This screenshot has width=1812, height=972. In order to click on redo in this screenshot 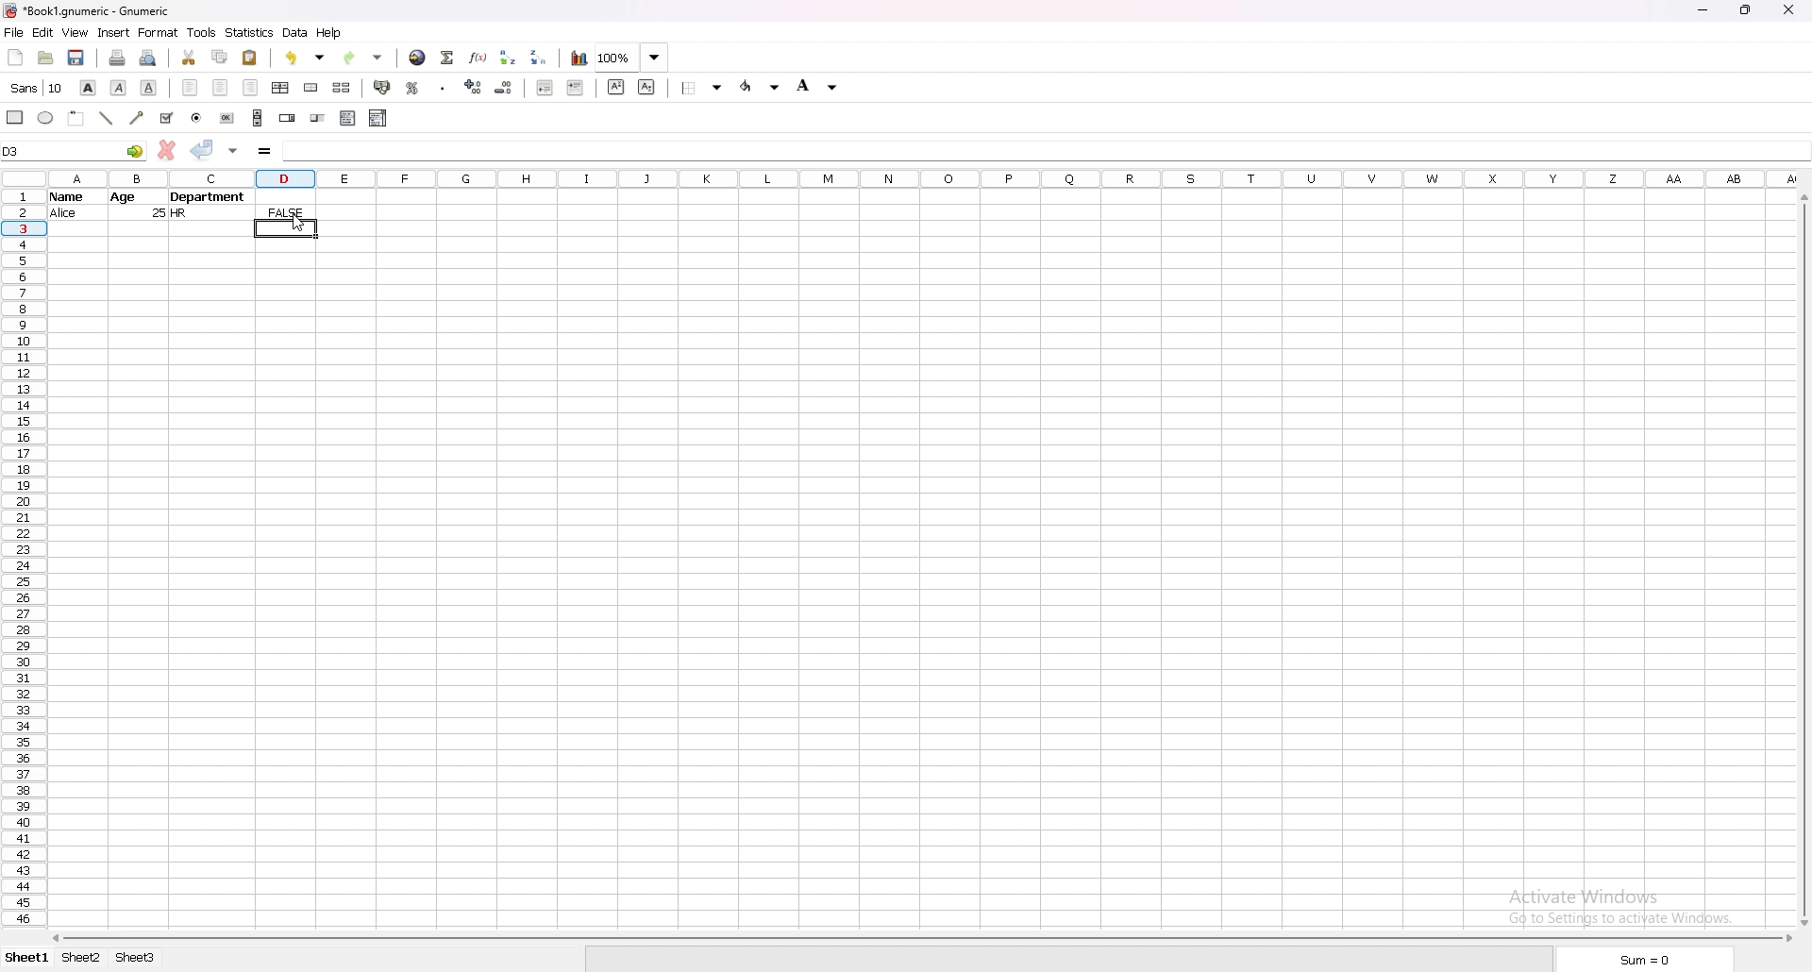, I will do `click(363, 59)`.